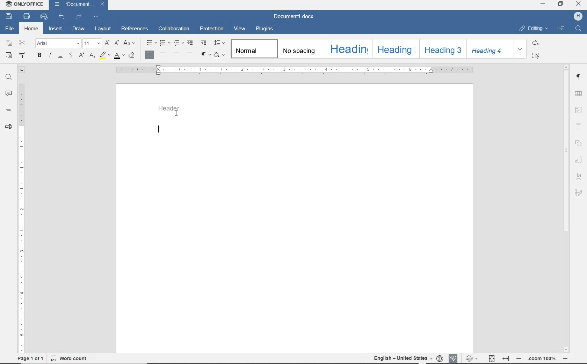 The height and width of the screenshot is (364, 587). I want to click on Heading4, so click(489, 51).